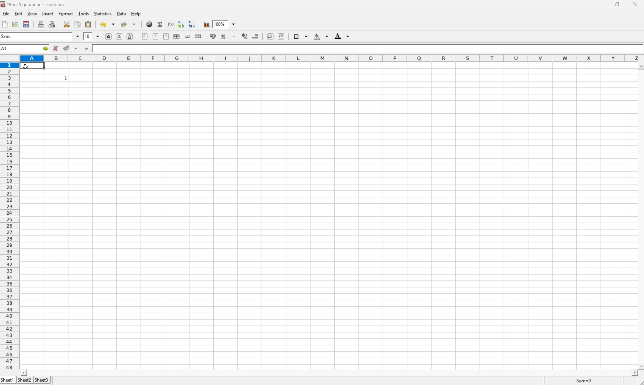 The height and width of the screenshot is (385, 644). I want to click on Center horizontally, so click(155, 36).